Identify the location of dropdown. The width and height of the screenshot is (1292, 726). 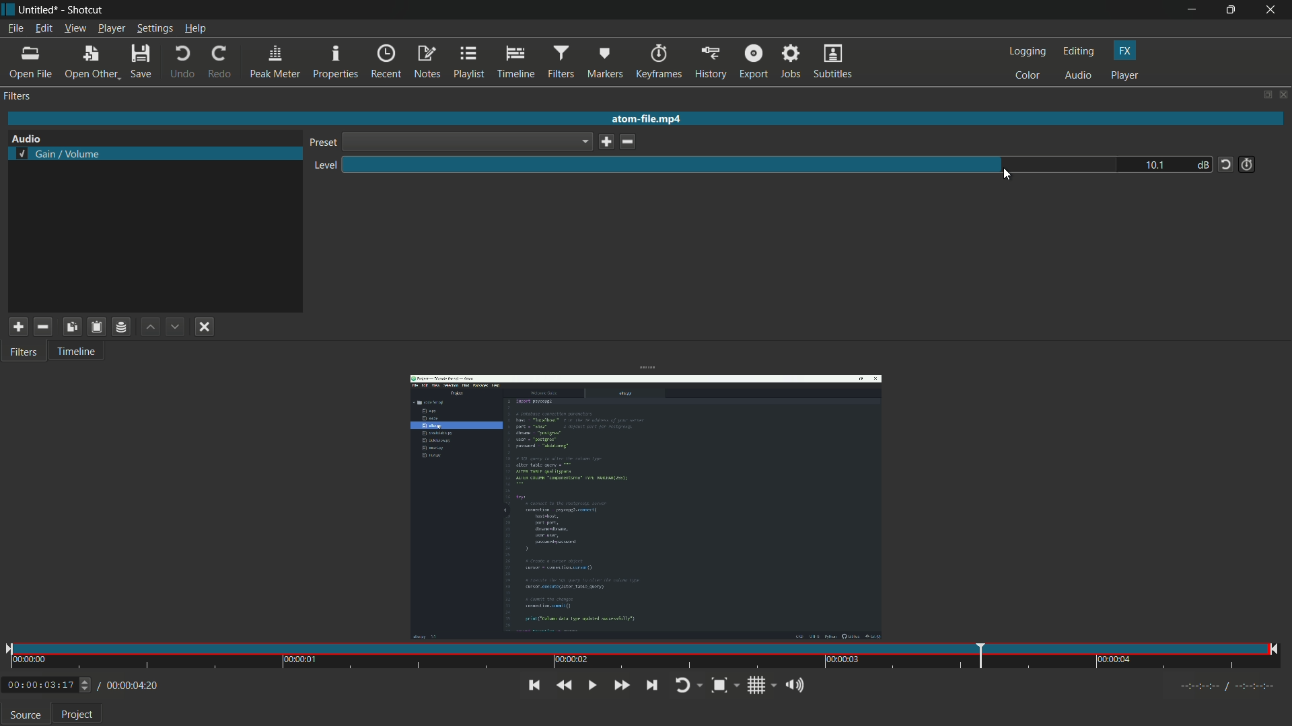
(466, 142).